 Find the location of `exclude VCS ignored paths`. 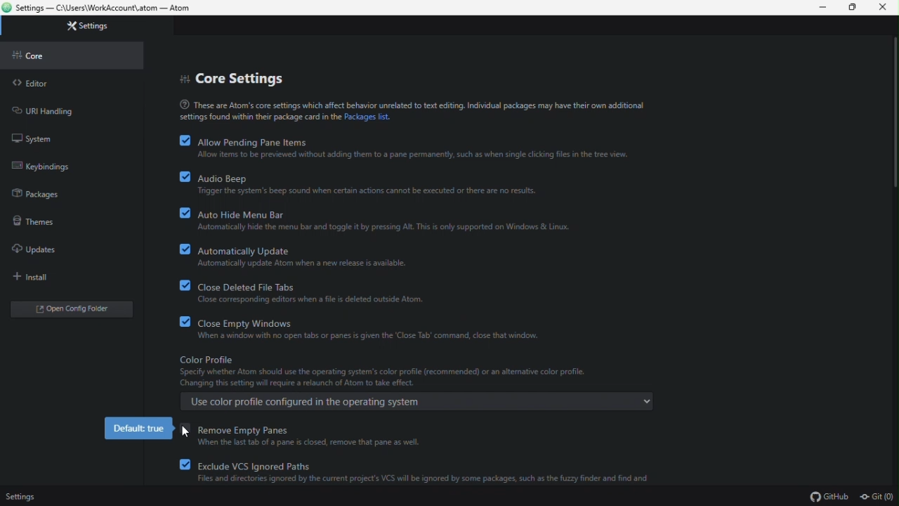

exclude VCS ignored paths is located at coordinates (427, 470).